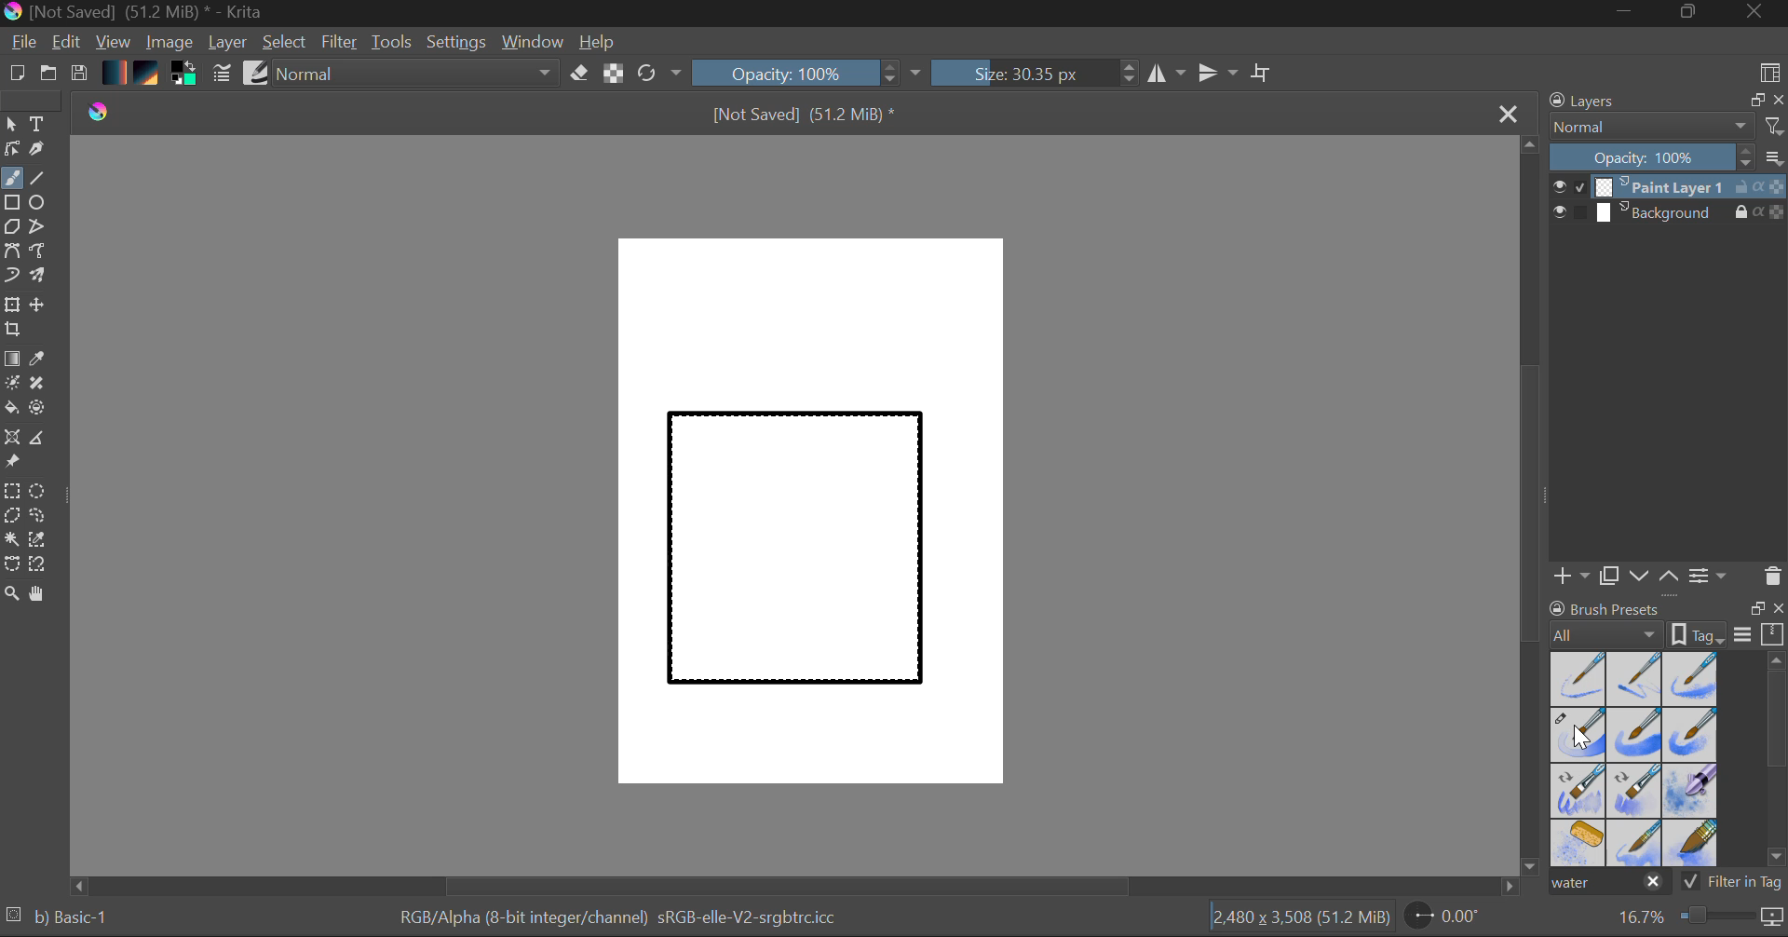  Describe the element at coordinates (611, 75) in the screenshot. I see `Lock Alpha` at that location.